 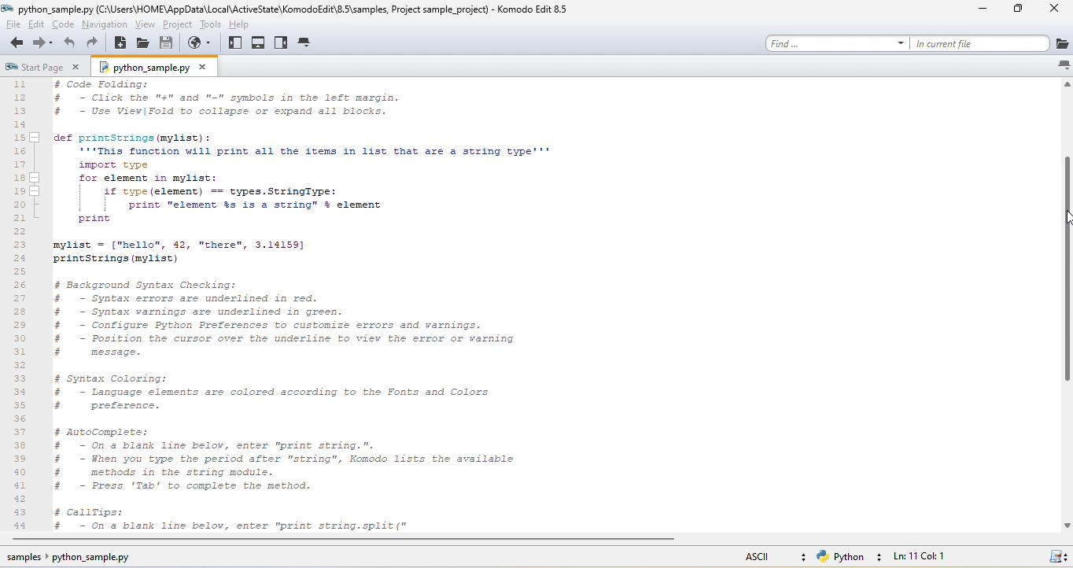 What do you see at coordinates (357, 307) in the screenshot?
I see `code edit or wth python code` at bounding box center [357, 307].